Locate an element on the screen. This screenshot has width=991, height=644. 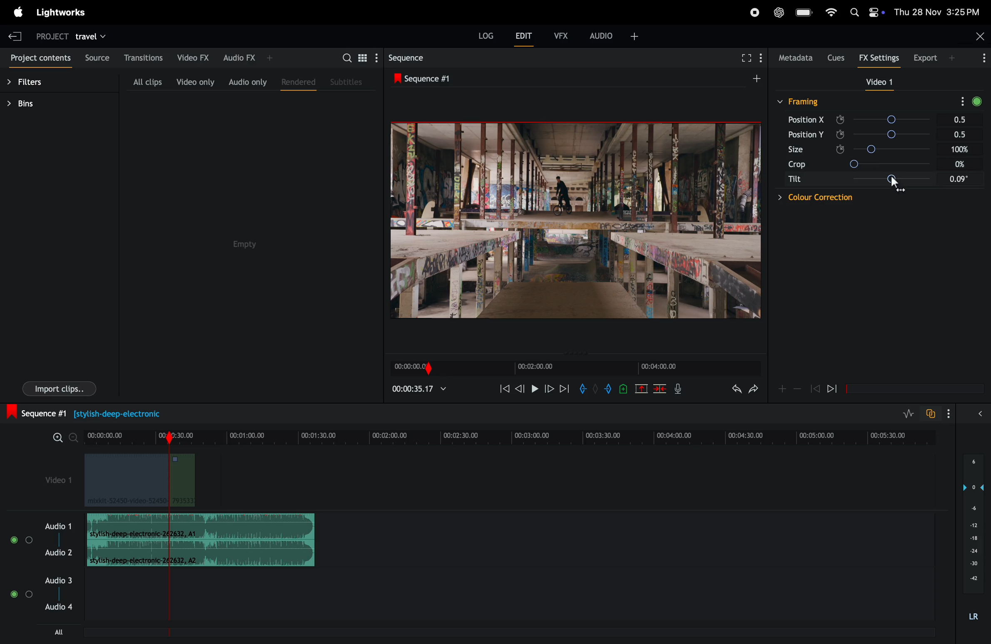
show settings  menu is located at coordinates (960, 101).